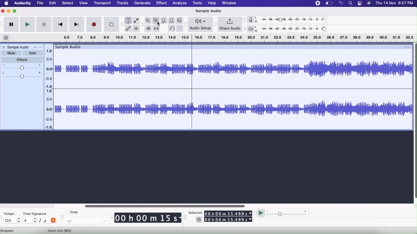 The height and width of the screenshot is (234, 417). I want to click on Share Audio, so click(230, 24).